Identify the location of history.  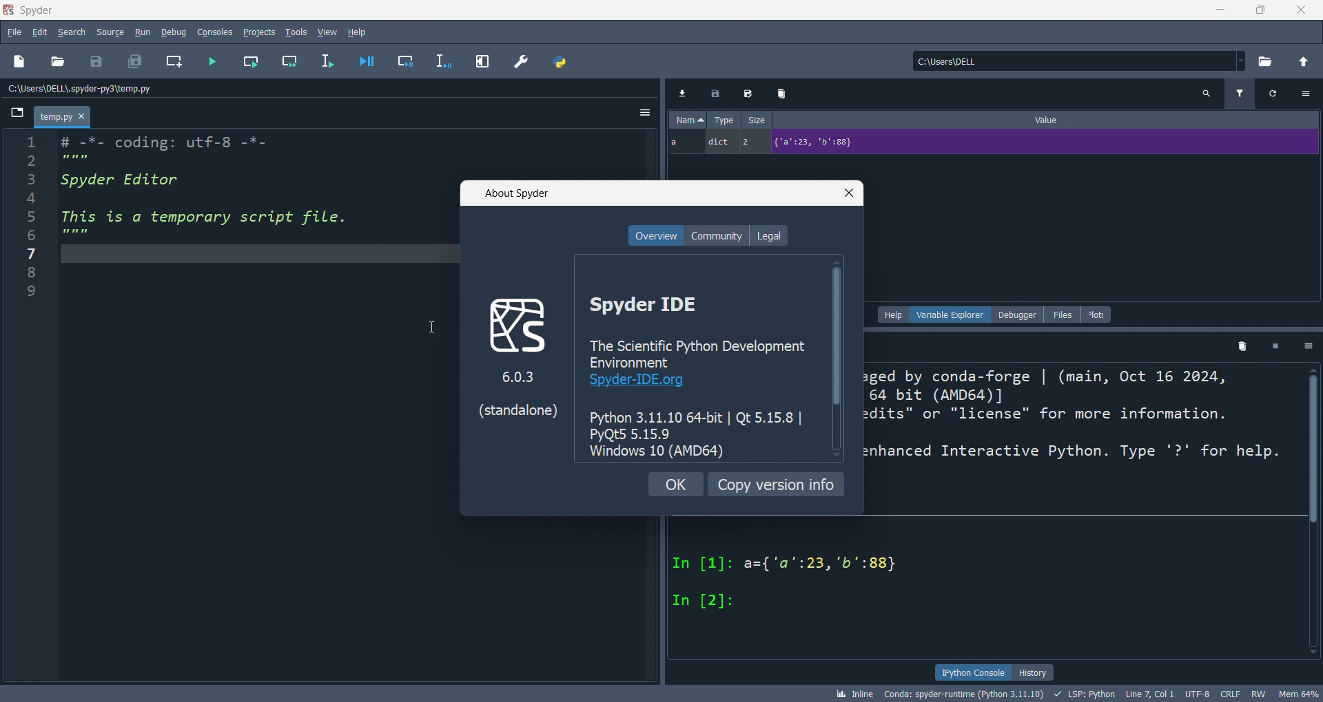
(1033, 672).